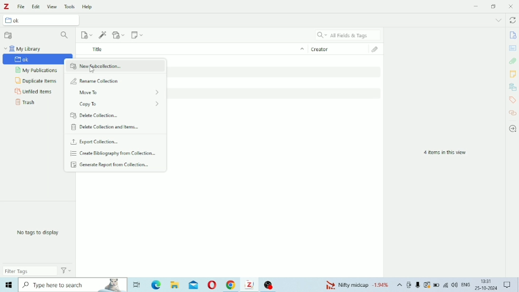 The width and height of the screenshot is (519, 292). What do you see at coordinates (23, 49) in the screenshot?
I see `My Library` at bounding box center [23, 49].